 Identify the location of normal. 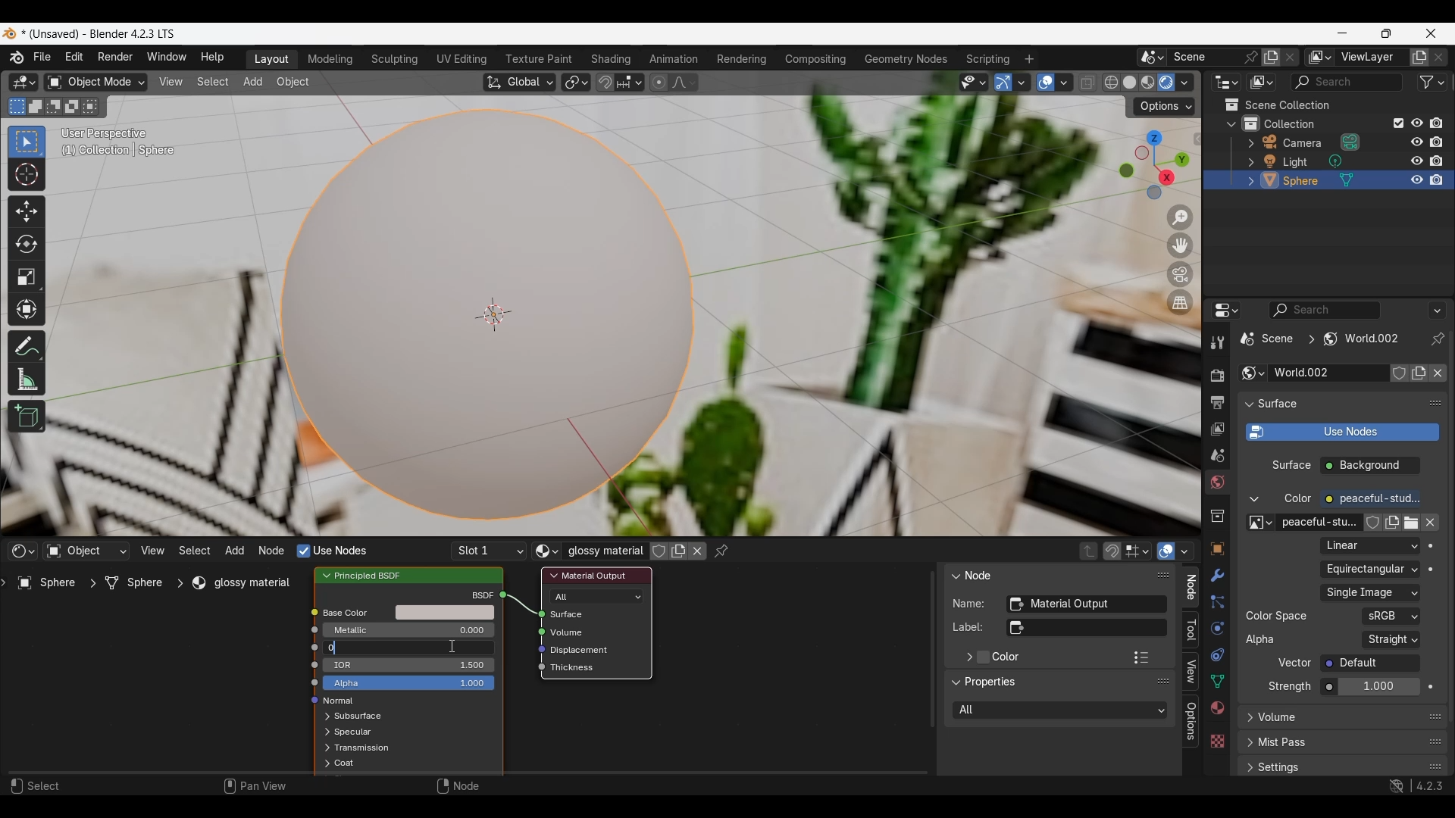
(339, 701).